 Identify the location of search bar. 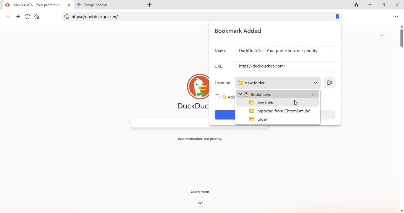
(168, 123).